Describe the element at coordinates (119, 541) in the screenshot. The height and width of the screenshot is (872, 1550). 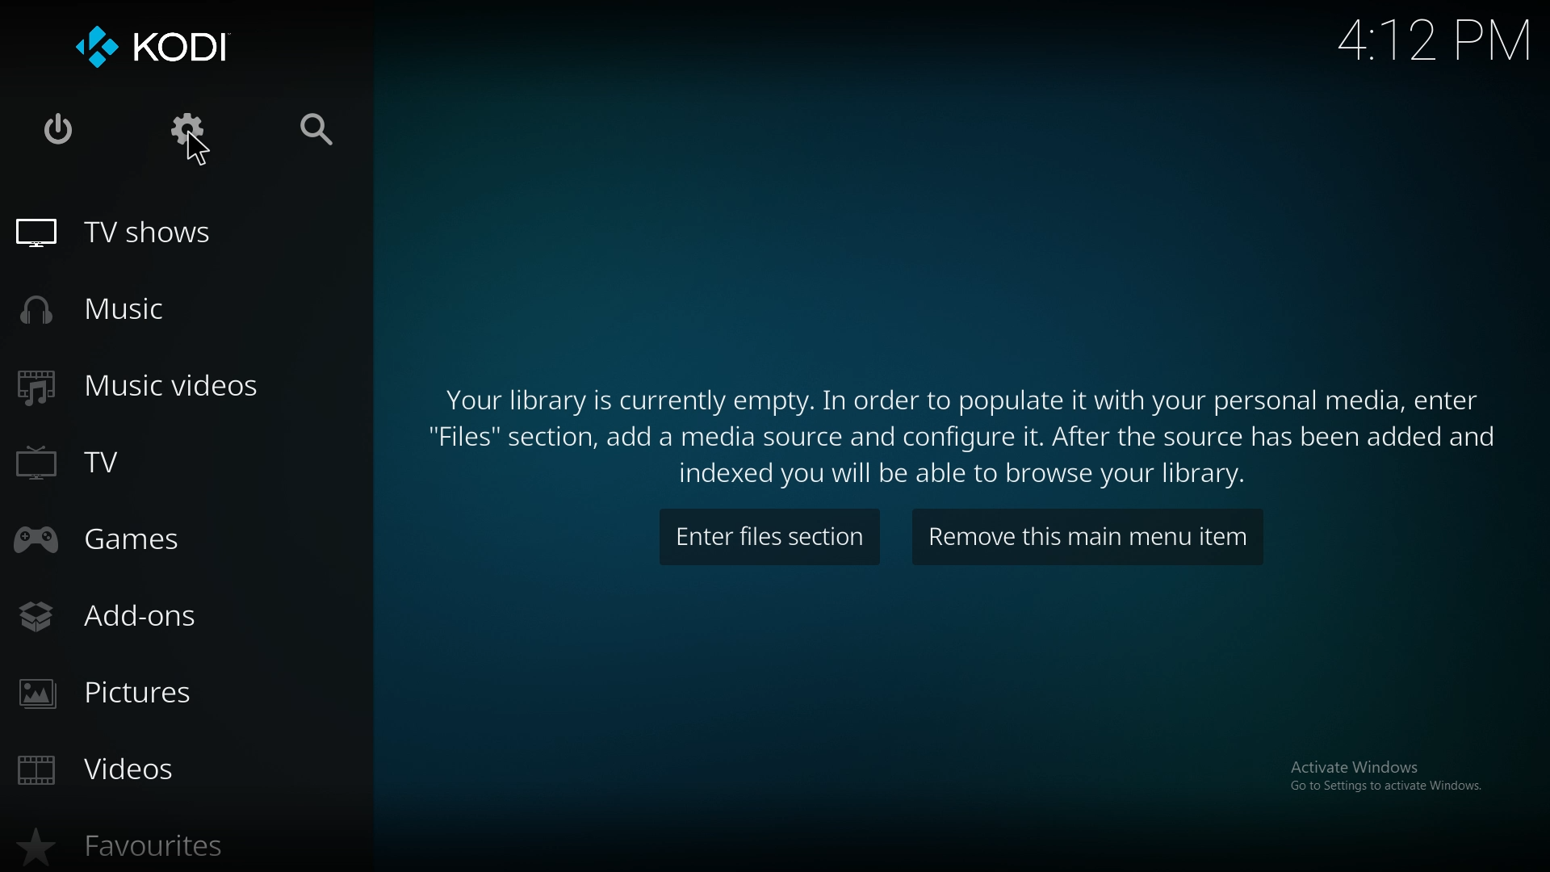
I see `games` at that location.